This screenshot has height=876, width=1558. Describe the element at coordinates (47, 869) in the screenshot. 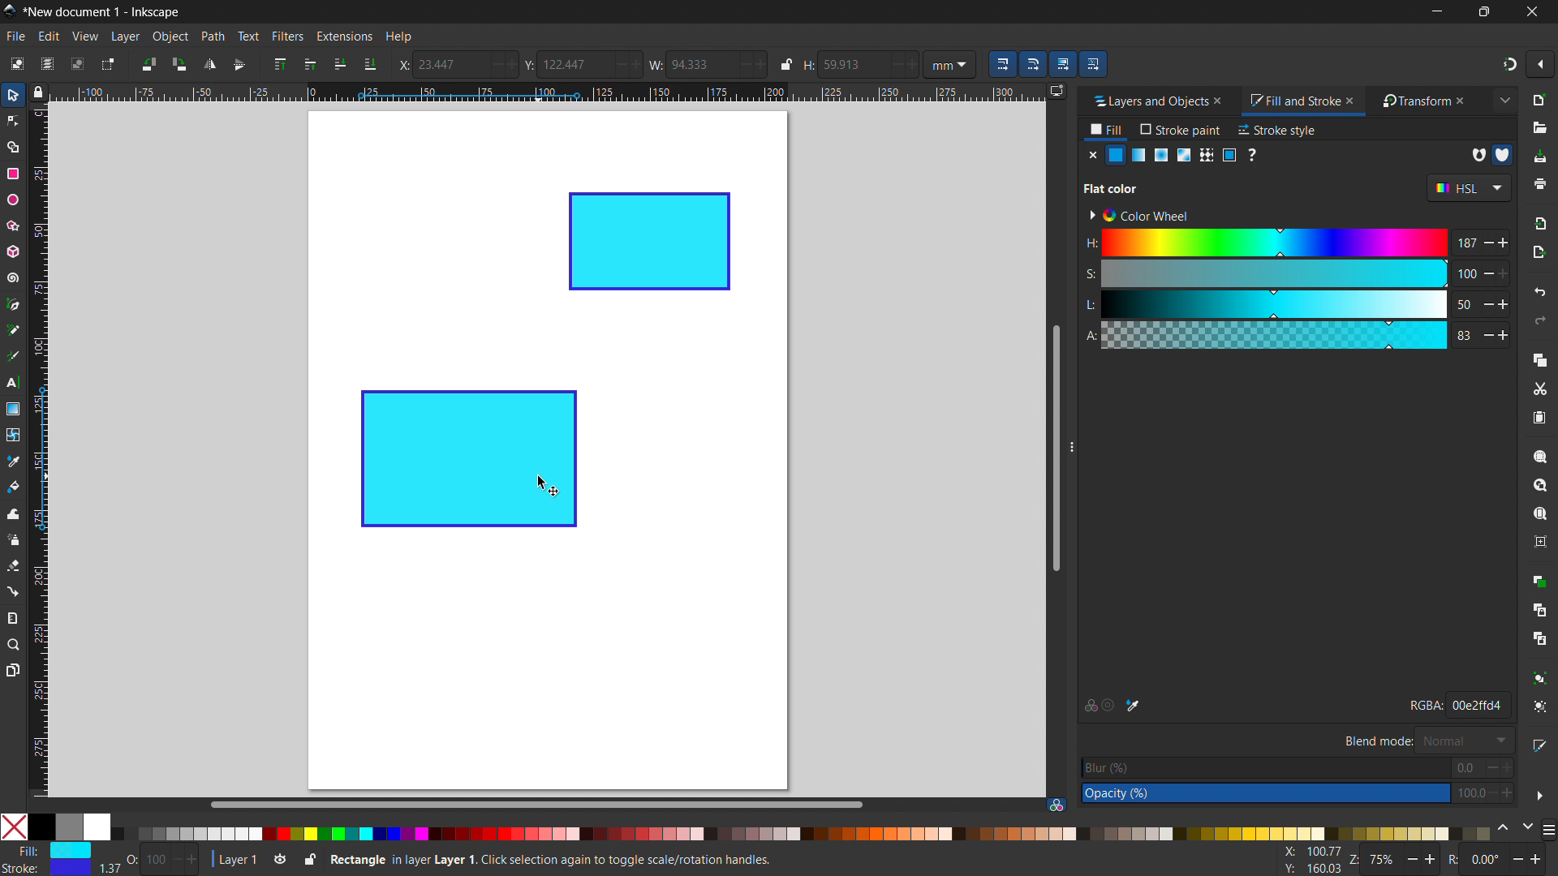

I see `Stroke` at that location.